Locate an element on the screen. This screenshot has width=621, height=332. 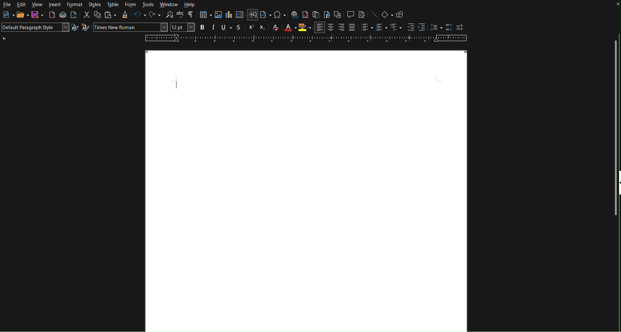
Insert Endnote is located at coordinates (316, 15).